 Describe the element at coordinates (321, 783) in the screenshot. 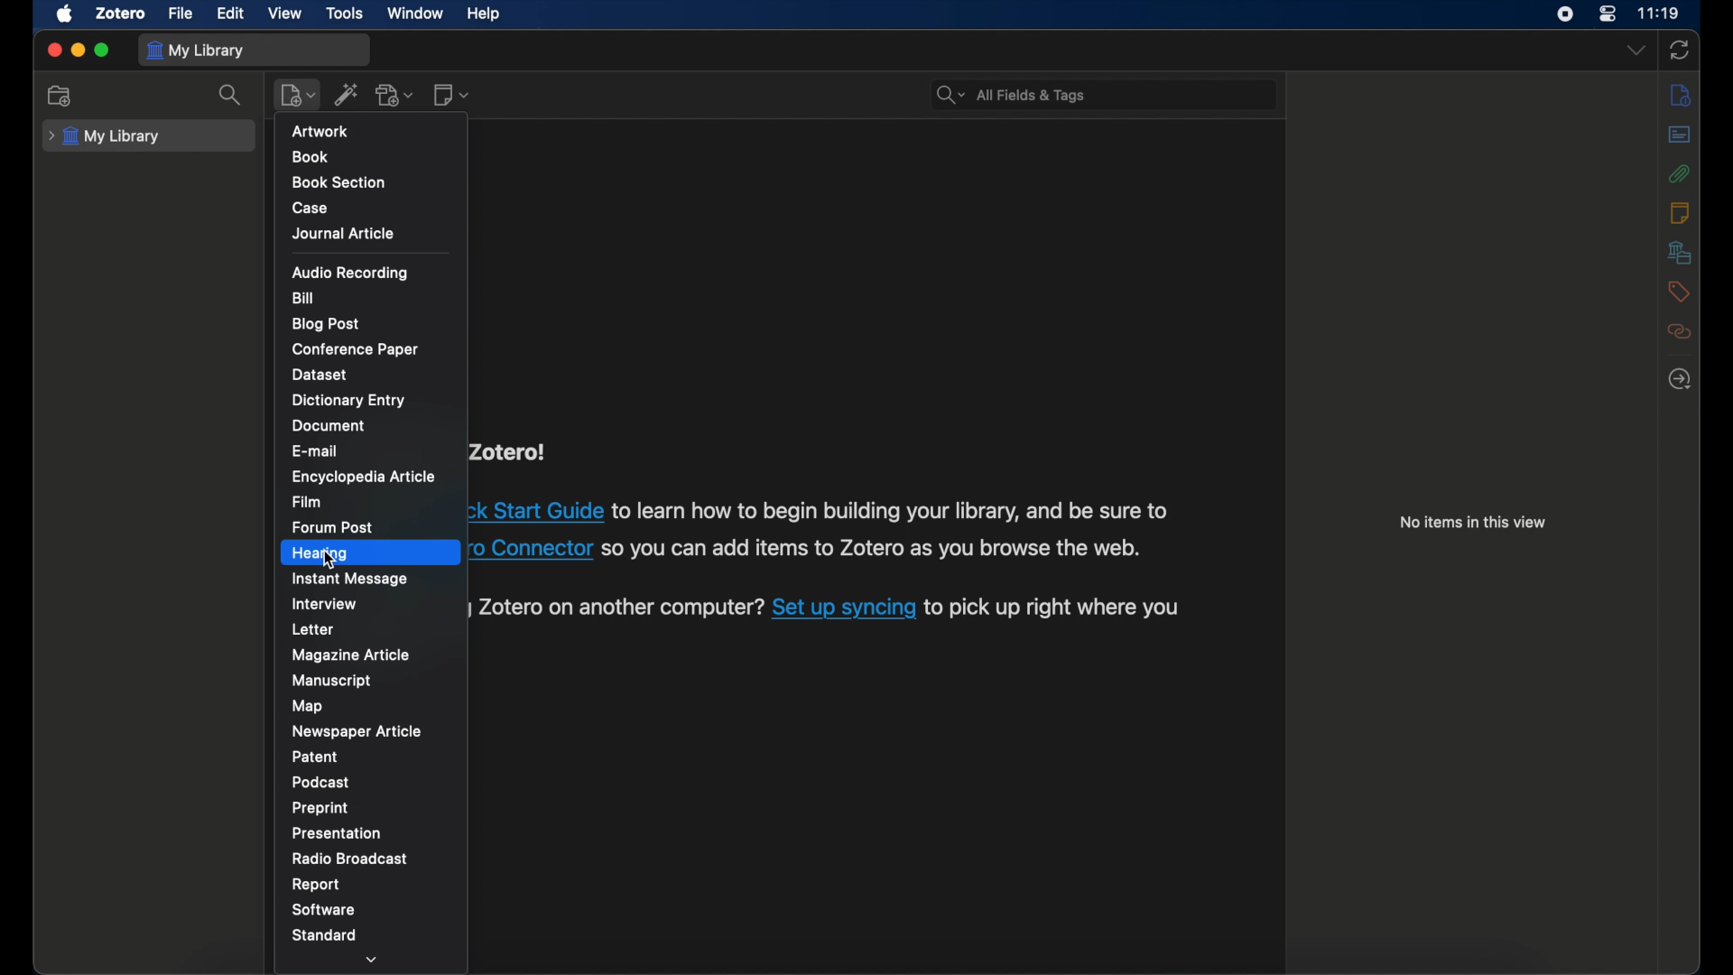

I see `podcast` at that location.